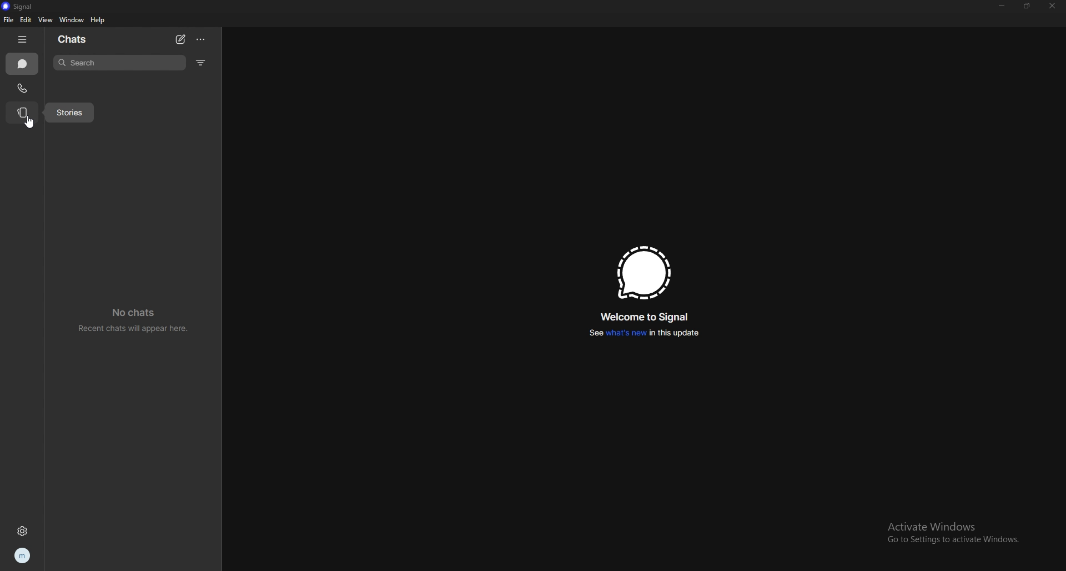 The image size is (1066, 571). Describe the element at coordinates (1002, 6) in the screenshot. I see `minimize` at that location.